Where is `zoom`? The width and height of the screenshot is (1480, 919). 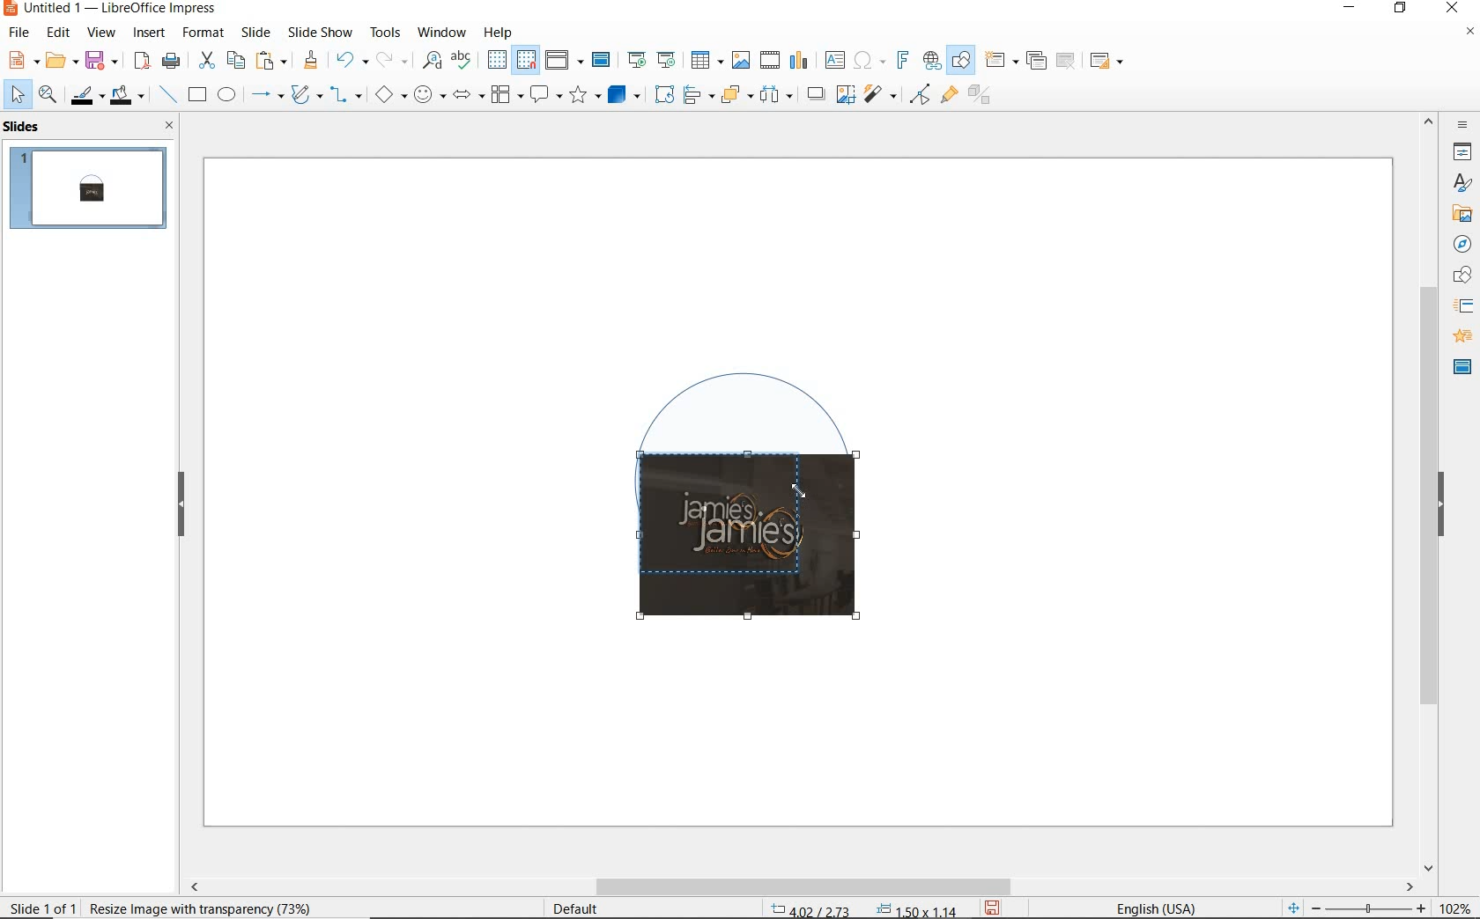
zoom is located at coordinates (1373, 908).